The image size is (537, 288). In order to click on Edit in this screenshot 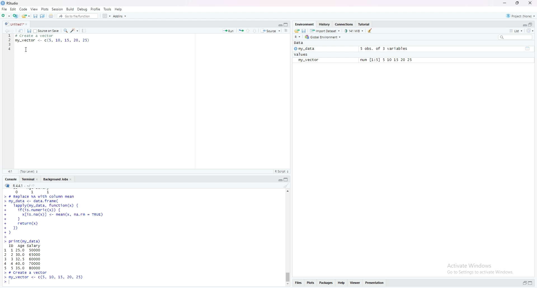, I will do `click(13, 9)`.